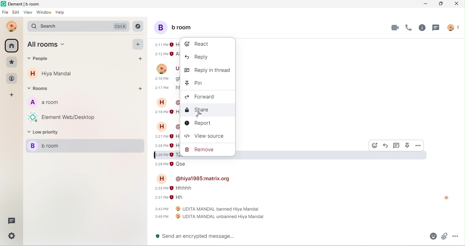 This screenshot has height=246, width=465. What do you see at coordinates (439, 4) in the screenshot?
I see `maximize` at bounding box center [439, 4].